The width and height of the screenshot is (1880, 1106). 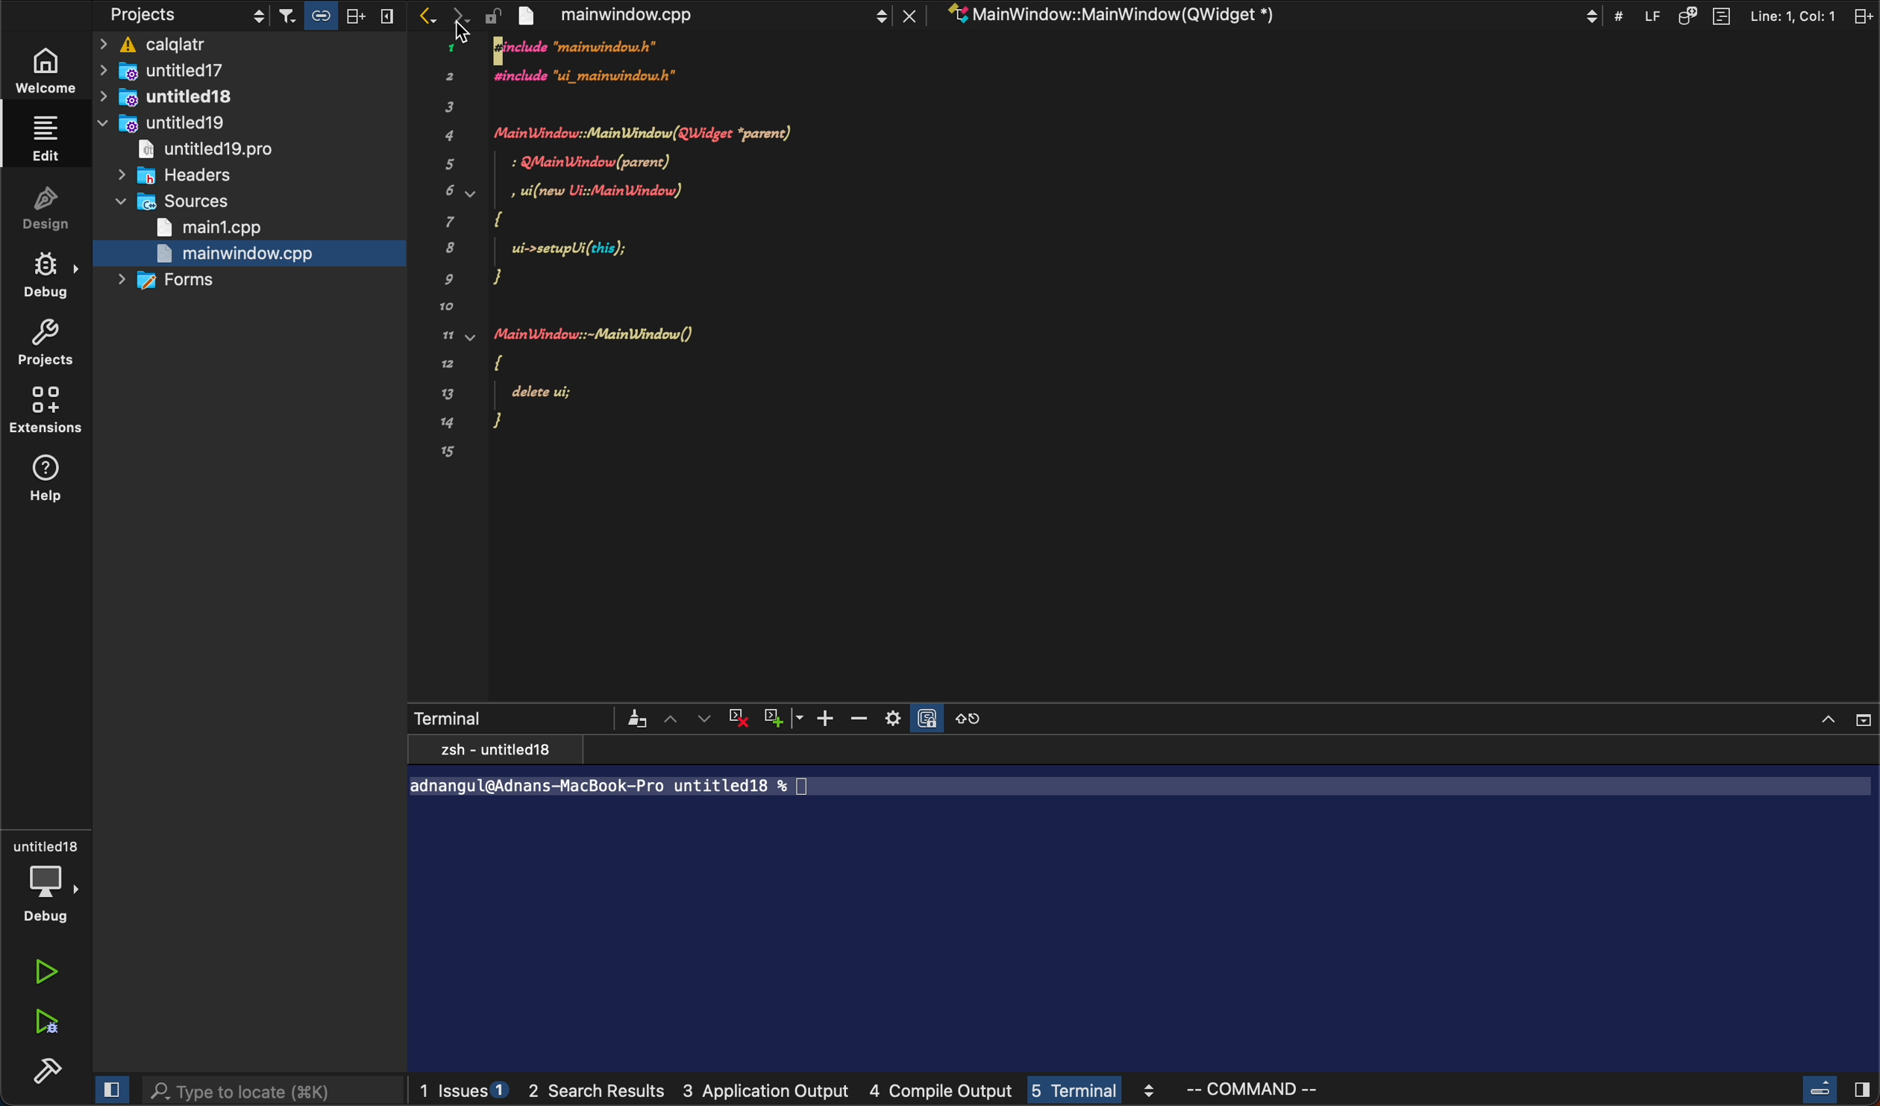 I want to click on Add Terminal, so click(x=774, y=719).